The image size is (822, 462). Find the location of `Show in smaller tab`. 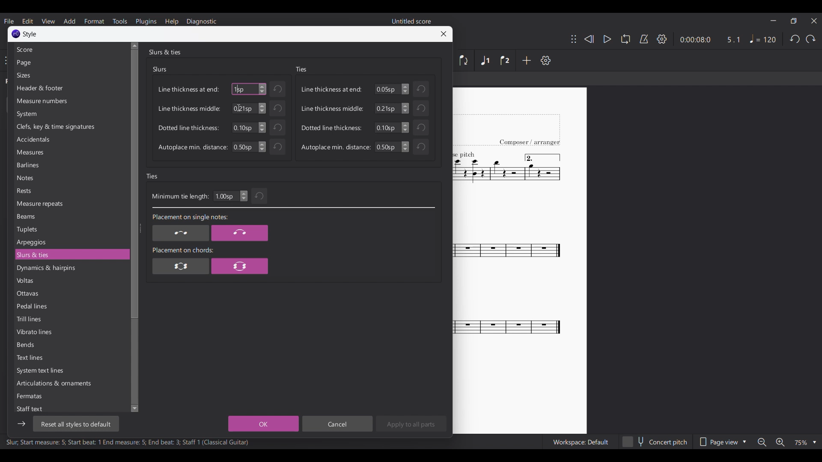

Show in smaller tab is located at coordinates (794, 21).